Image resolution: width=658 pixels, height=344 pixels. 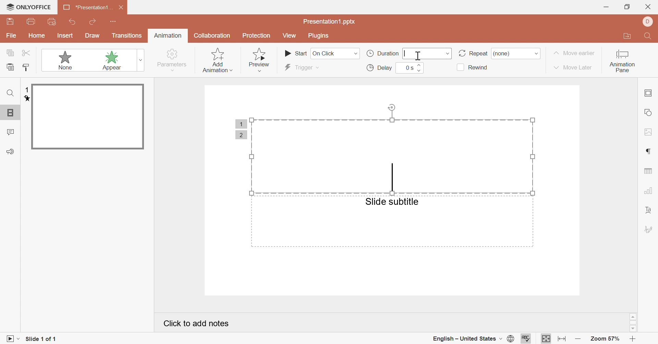 What do you see at coordinates (648, 171) in the screenshot?
I see `table settings` at bounding box center [648, 171].